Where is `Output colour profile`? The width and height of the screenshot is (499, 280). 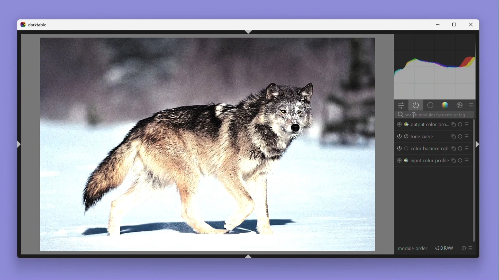
Output colour profile is located at coordinates (422, 124).